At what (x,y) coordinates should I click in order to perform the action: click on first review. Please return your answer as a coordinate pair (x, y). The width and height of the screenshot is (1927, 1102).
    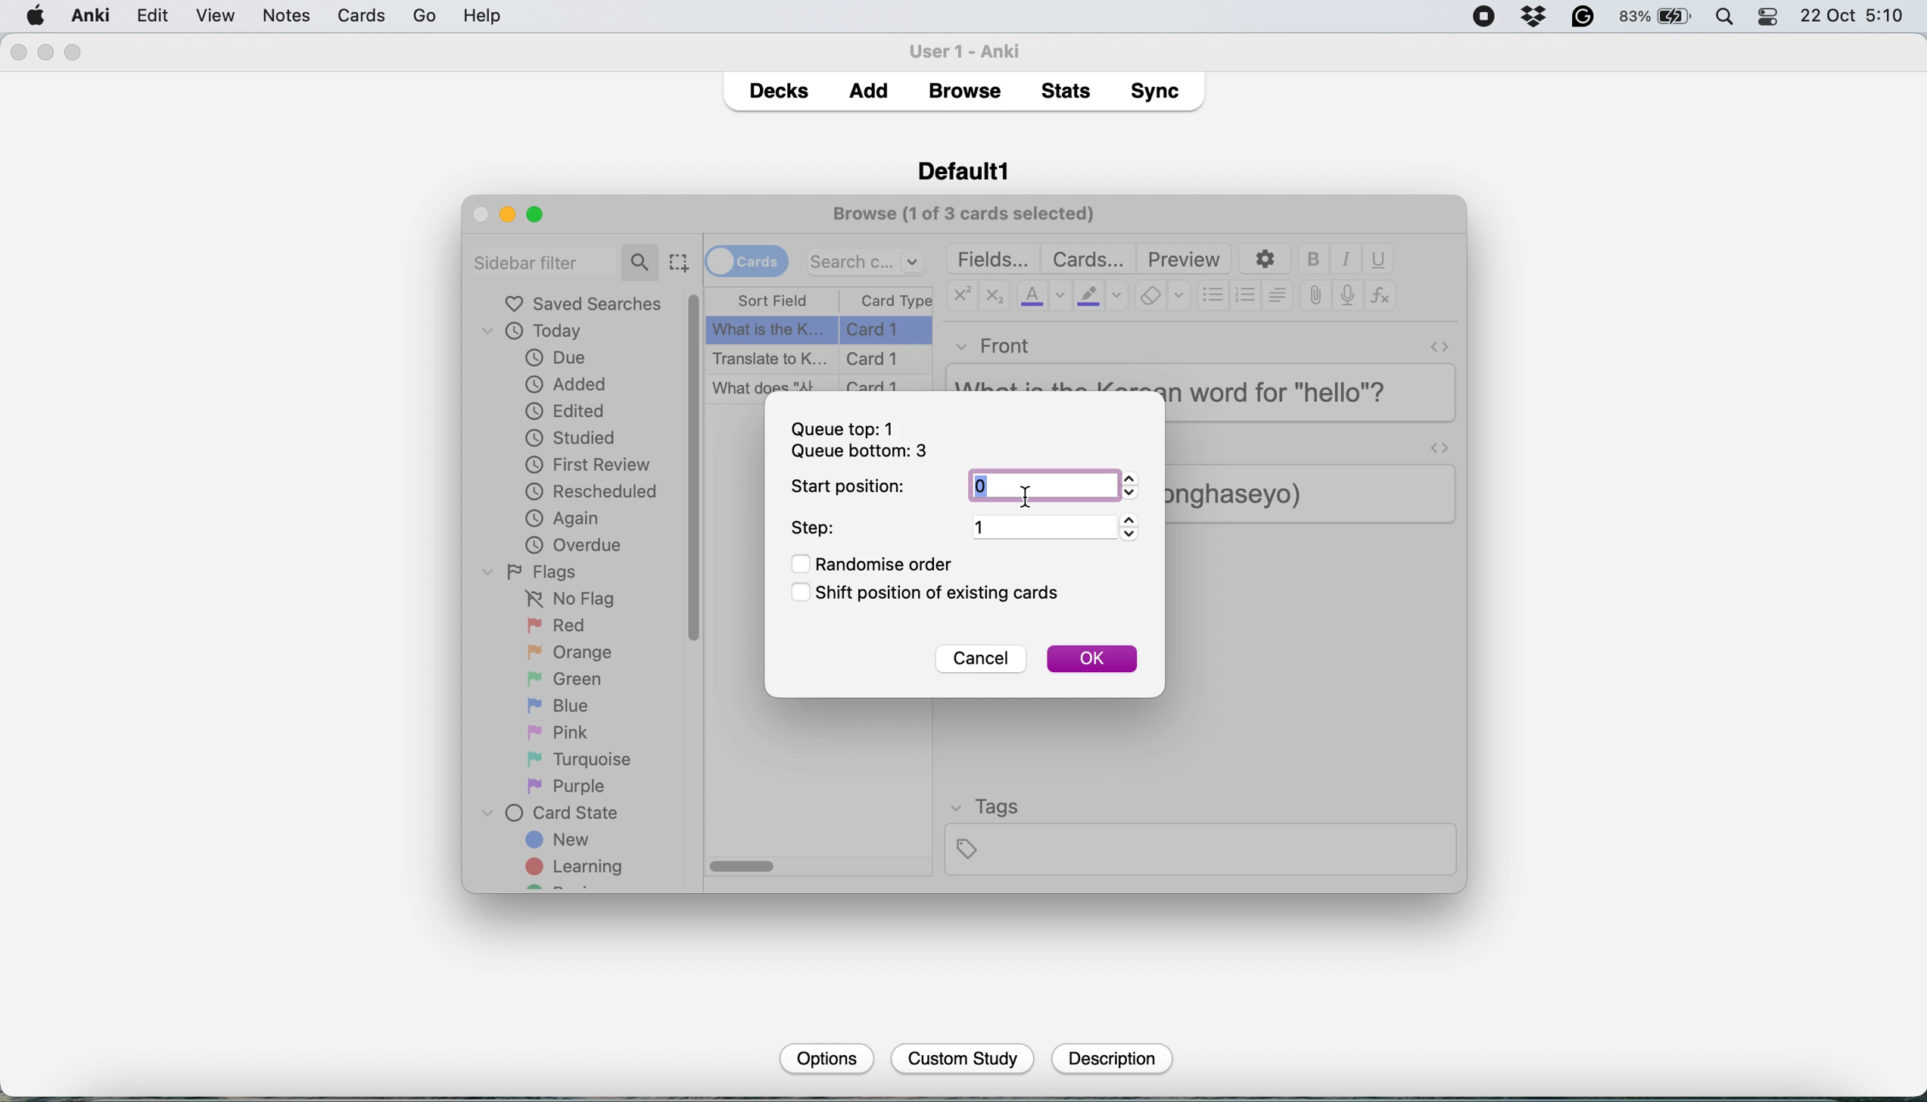
    Looking at the image, I should click on (588, 467).